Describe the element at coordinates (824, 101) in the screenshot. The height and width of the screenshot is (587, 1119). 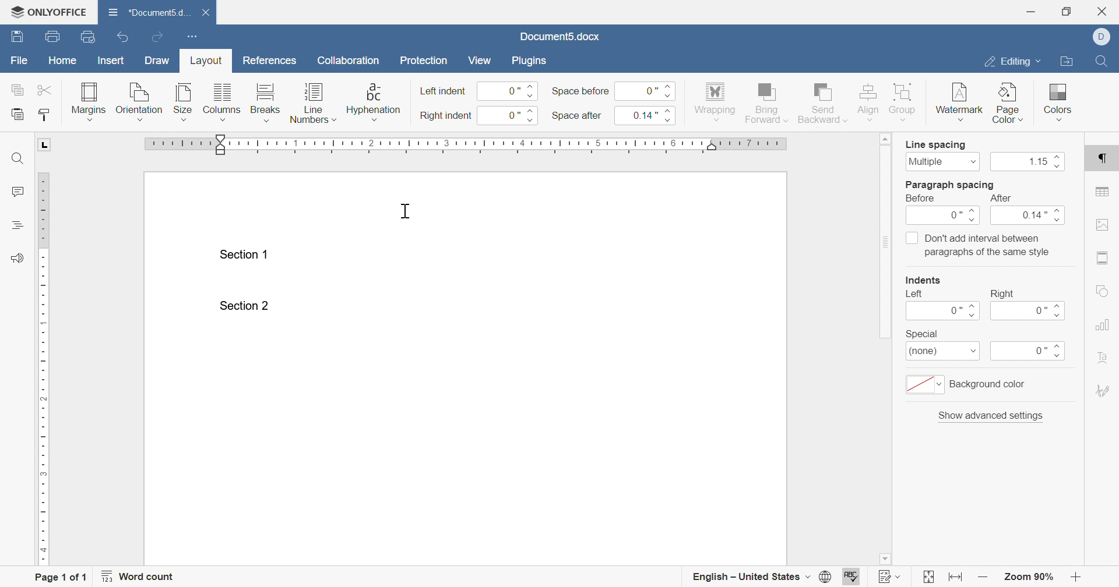
I see `send backward` at that location.